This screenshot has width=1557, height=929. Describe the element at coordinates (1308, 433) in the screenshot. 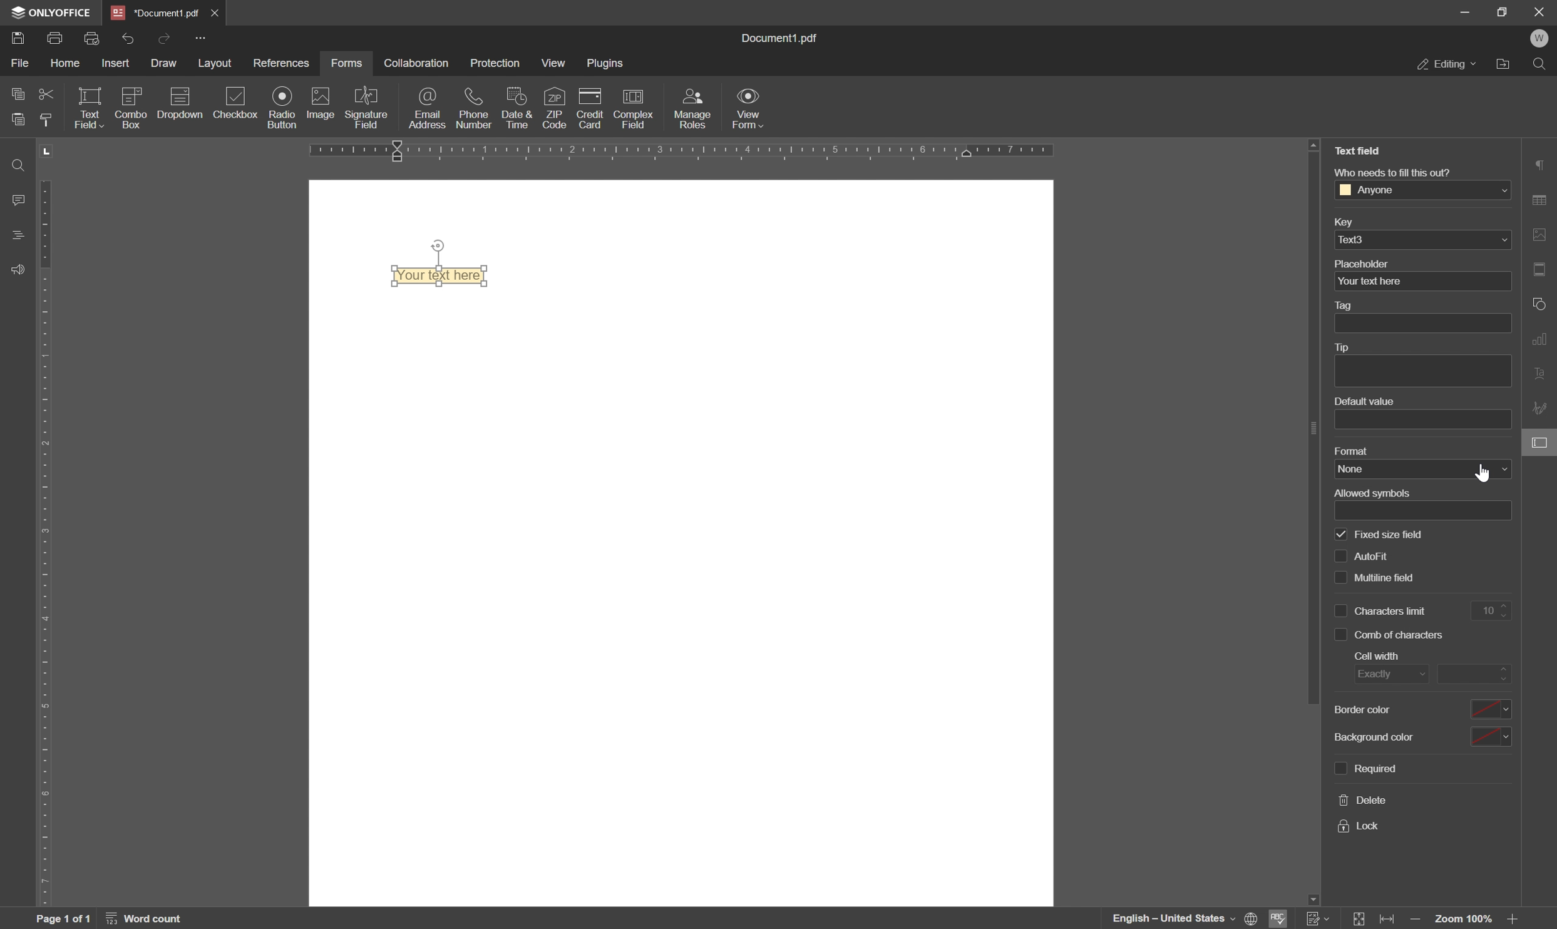

I see `scroll bar` at that location.